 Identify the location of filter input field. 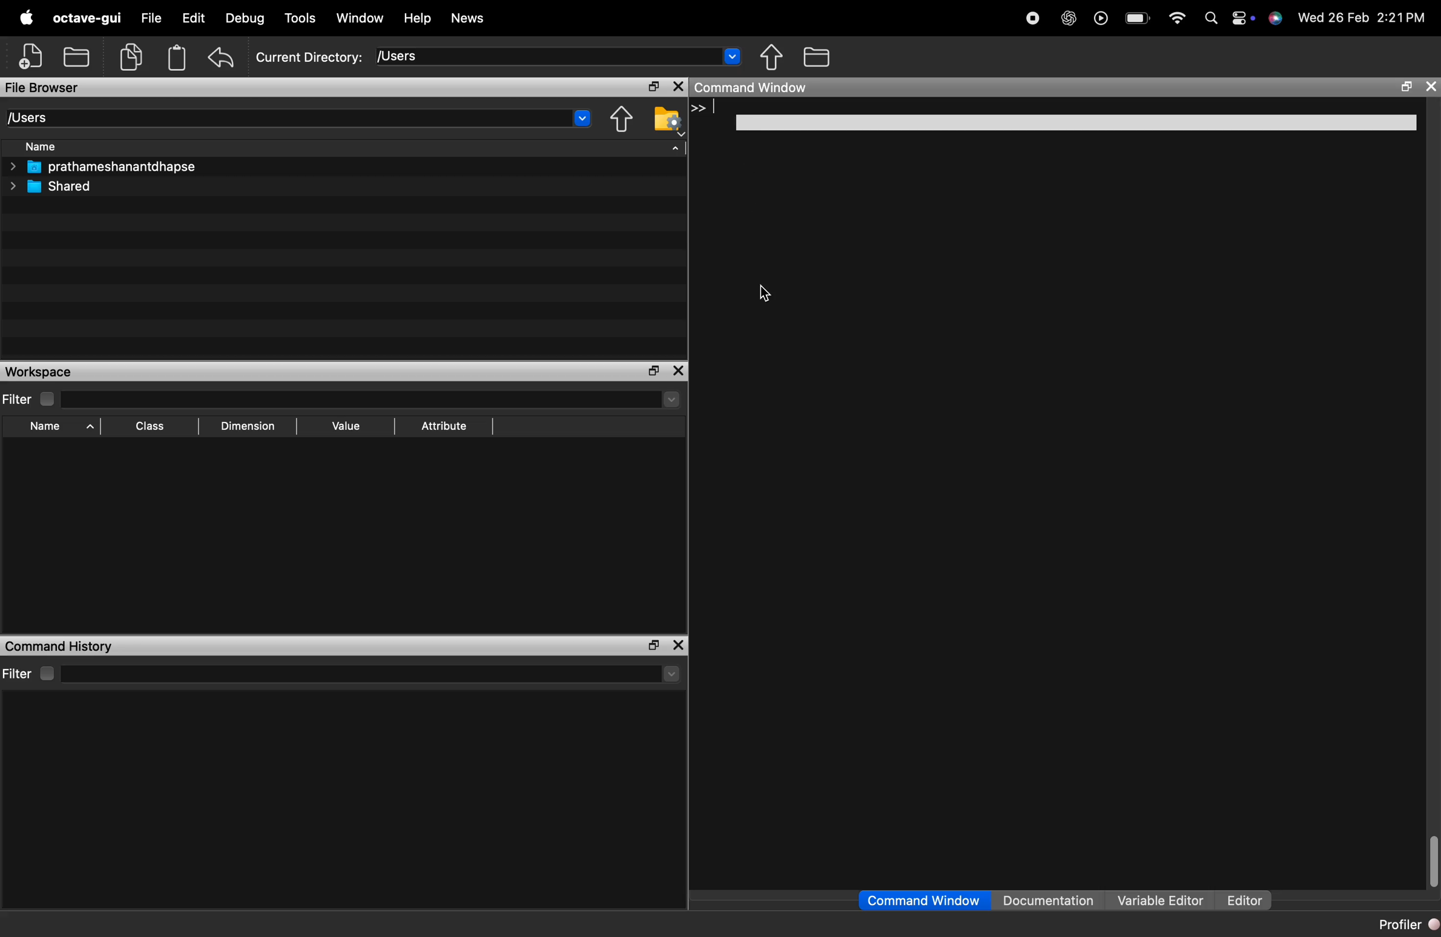
(359, 675).